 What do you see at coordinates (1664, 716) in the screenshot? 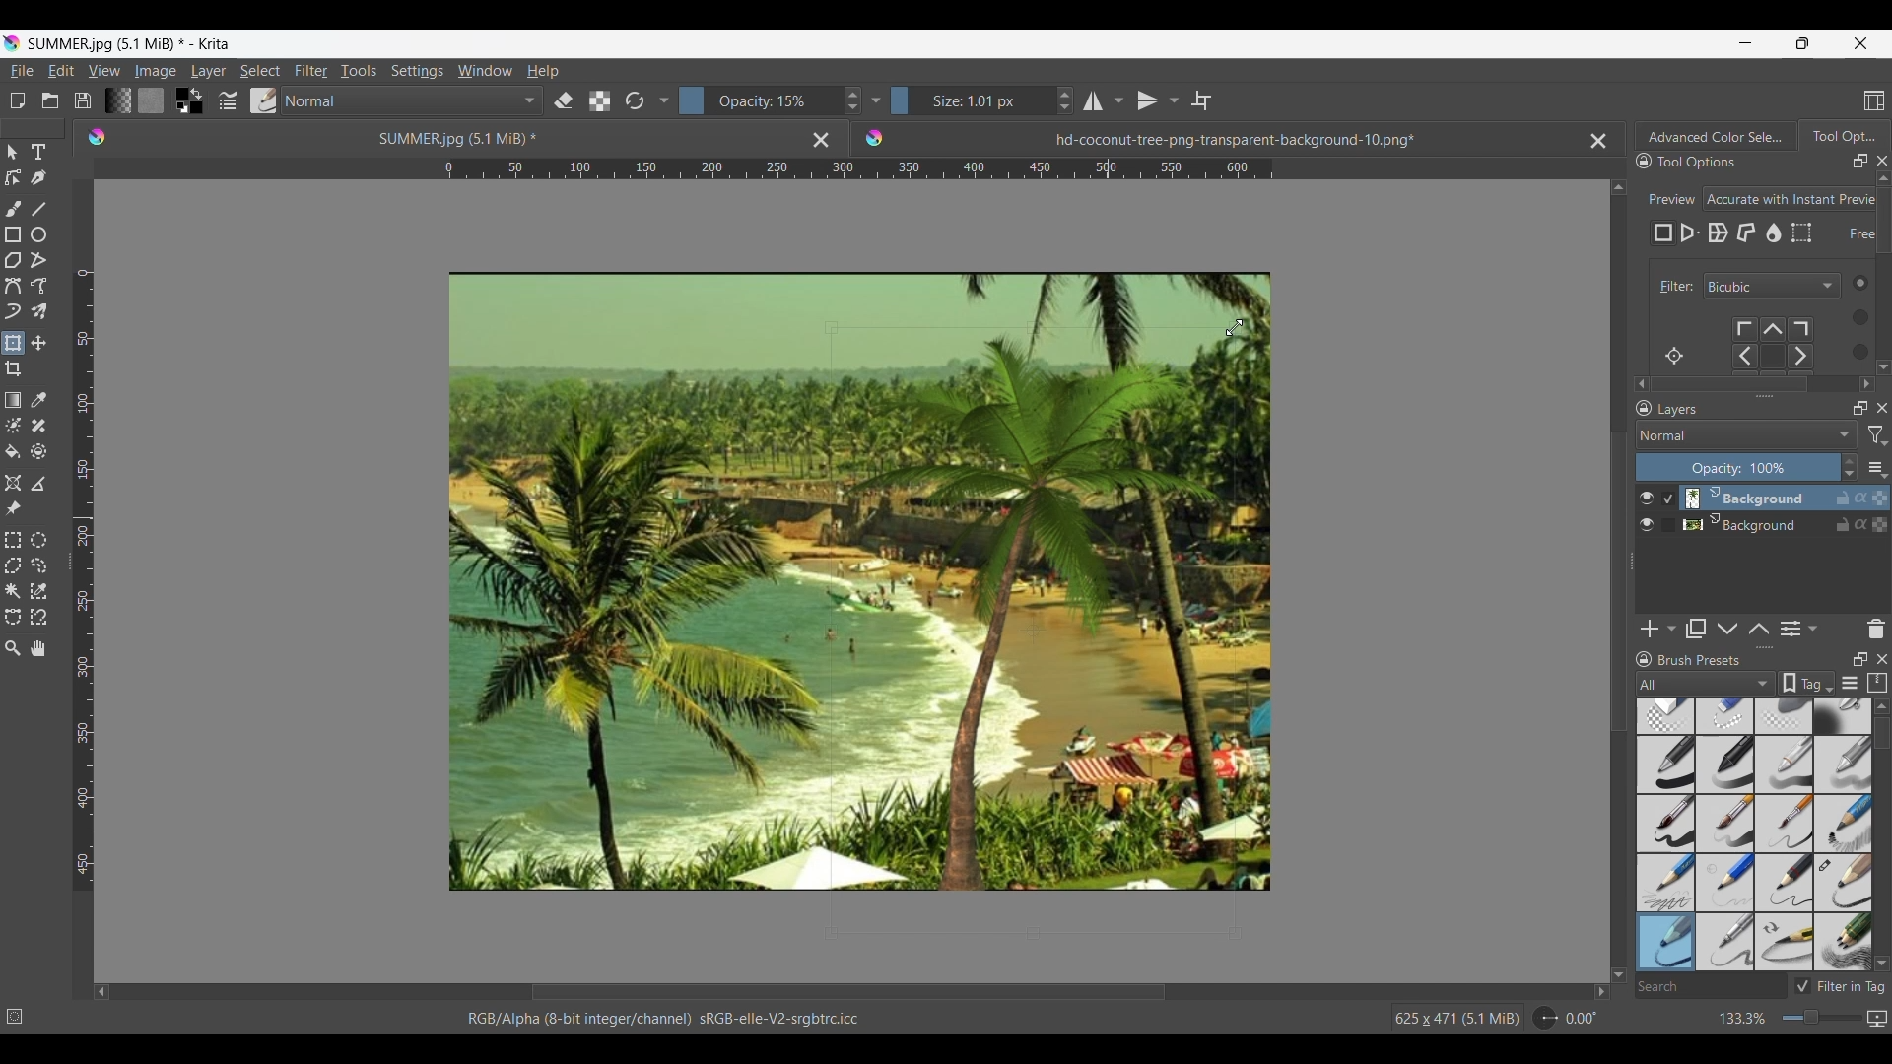
I see `Eraser circle` at bounding box center [1664, 716].